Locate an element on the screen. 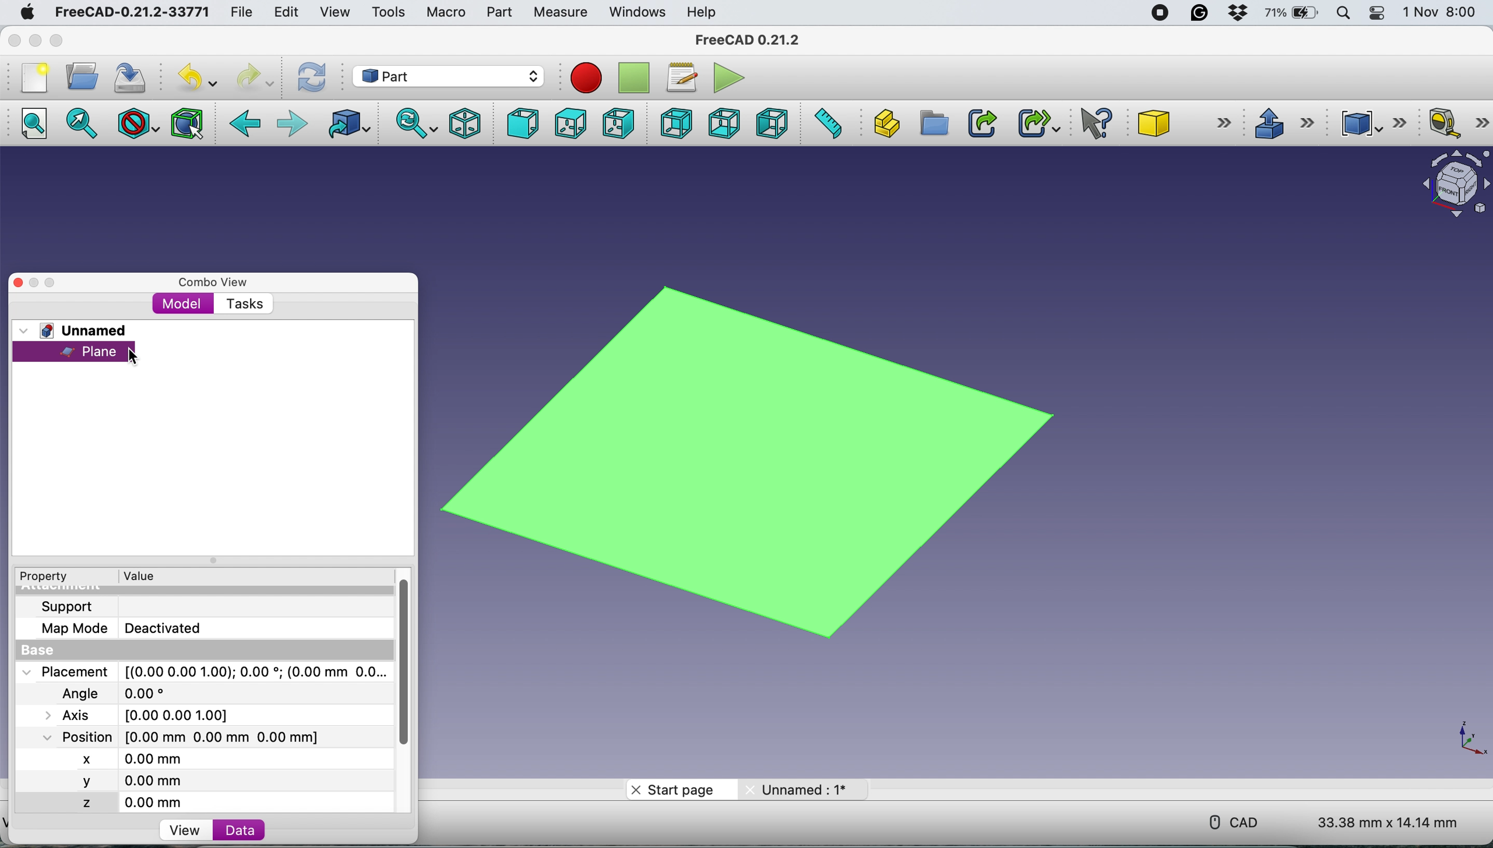 This screenshot has width=1493, height=848. battery is located at coordinates (1294, 13).